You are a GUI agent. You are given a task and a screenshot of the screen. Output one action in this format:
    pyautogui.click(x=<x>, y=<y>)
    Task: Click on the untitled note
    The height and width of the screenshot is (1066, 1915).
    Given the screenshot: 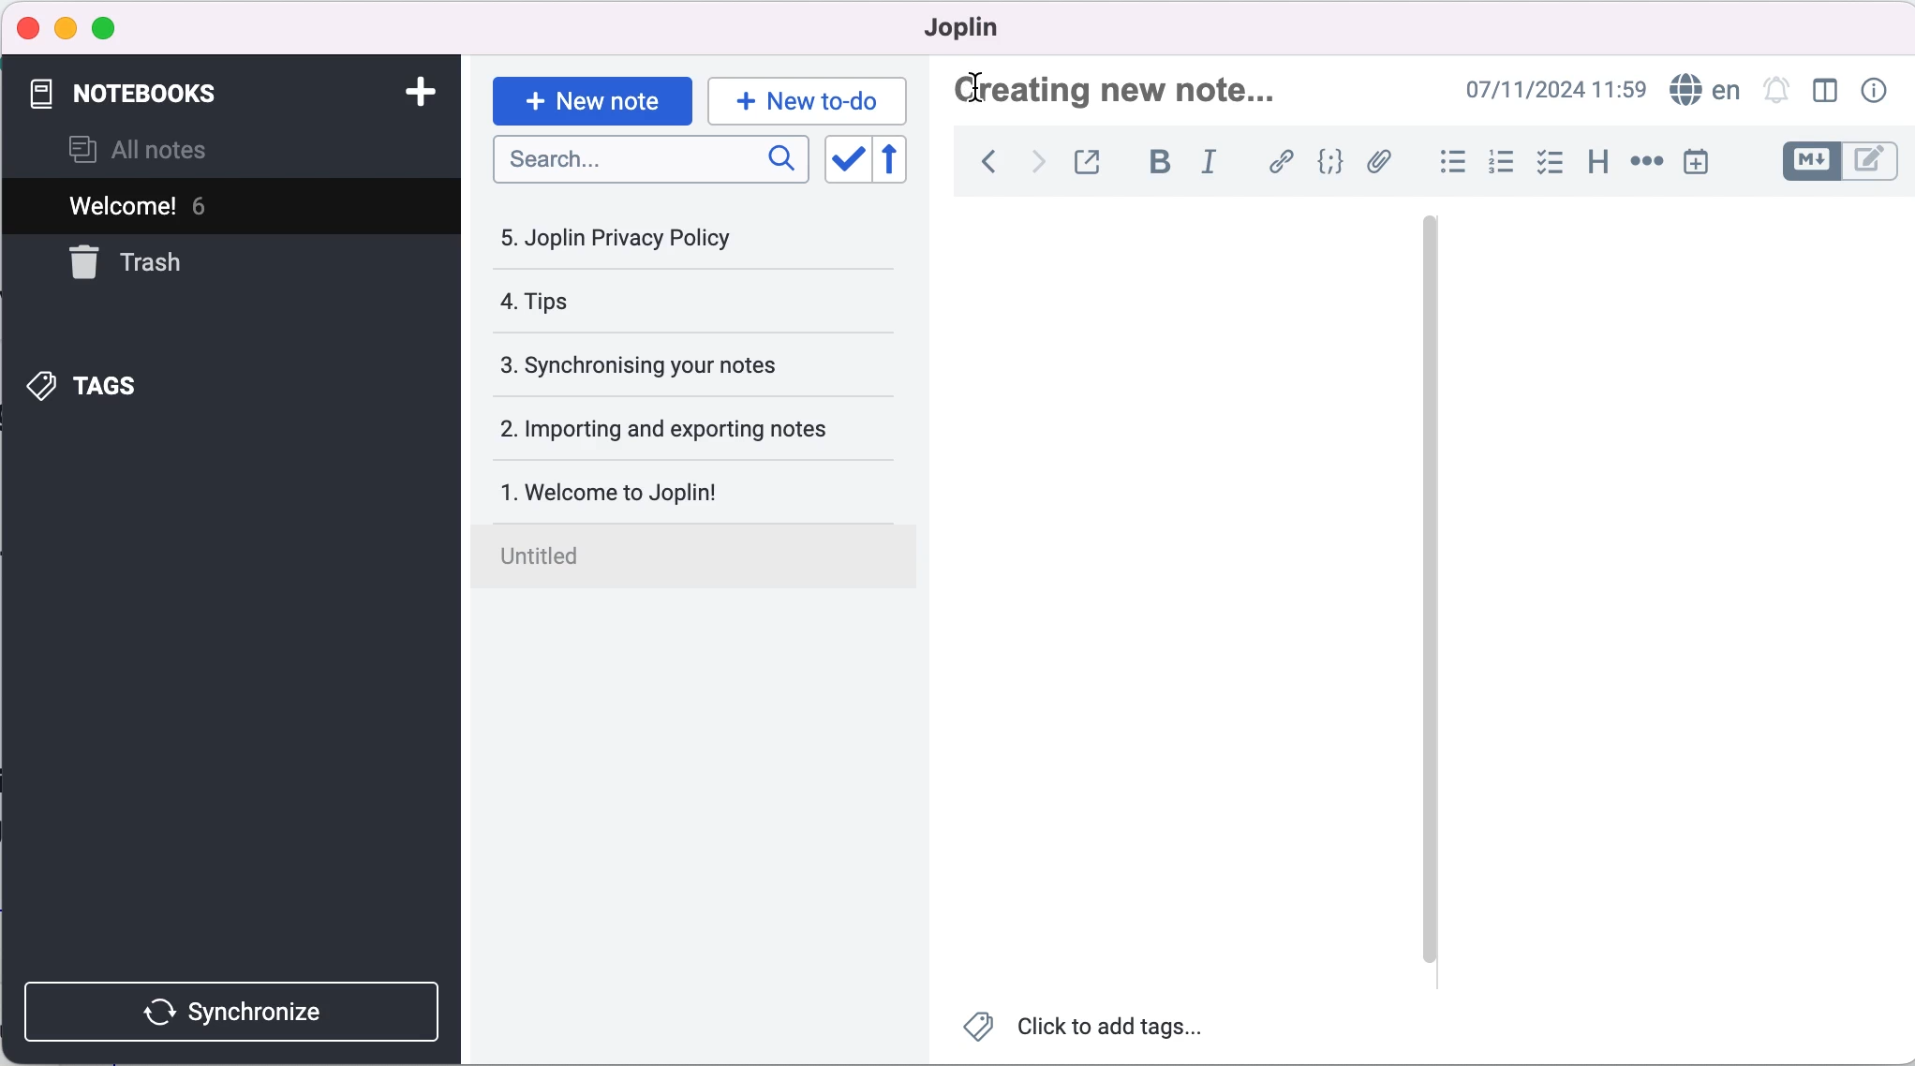 What is the action you would take?
    pyautogui.click(x=705, y=559)
    